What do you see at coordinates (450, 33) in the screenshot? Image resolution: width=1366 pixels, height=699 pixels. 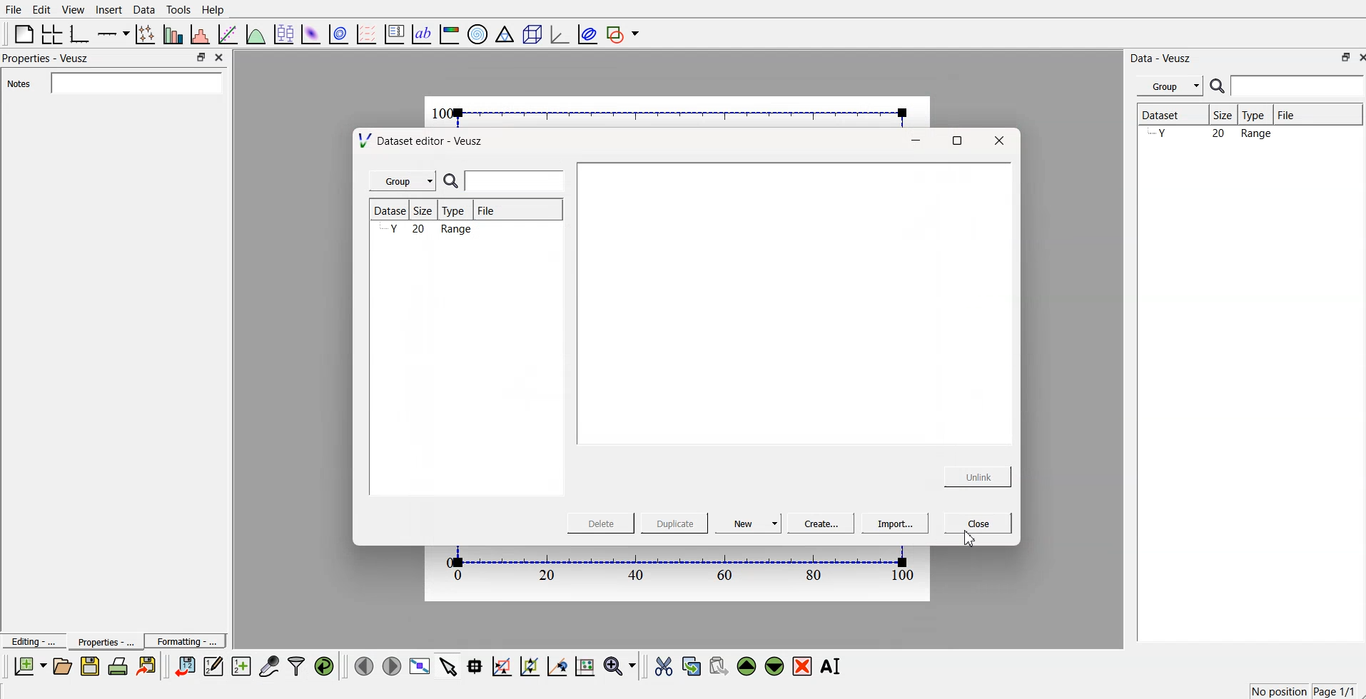 I see `image color bar` at bounding box center [450, 33].